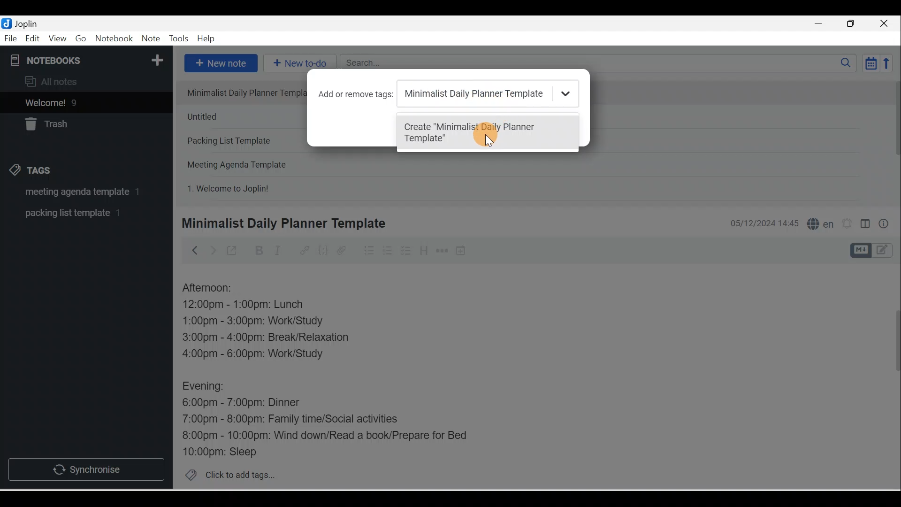  I want to click on Tag 1, so click(74, 192).